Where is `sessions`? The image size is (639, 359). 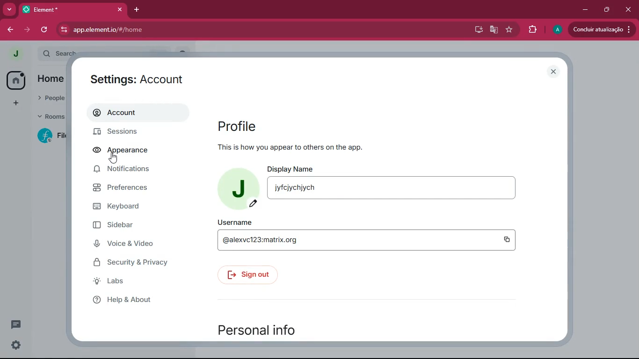
sessions is located at coordinates (124, 132).